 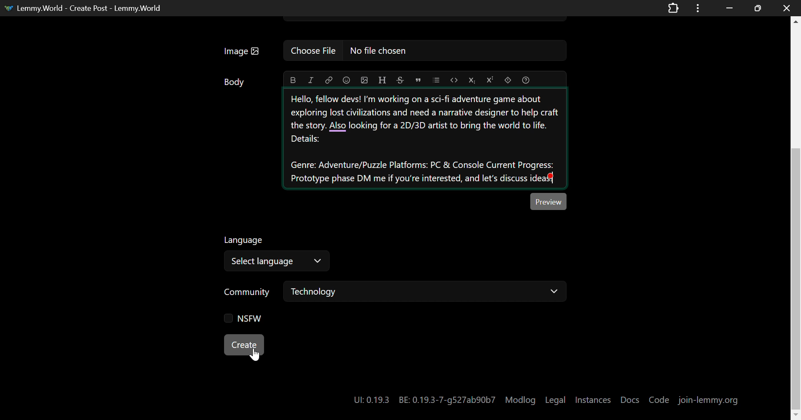 I want to click on Instances, so click(x=594, y=398).